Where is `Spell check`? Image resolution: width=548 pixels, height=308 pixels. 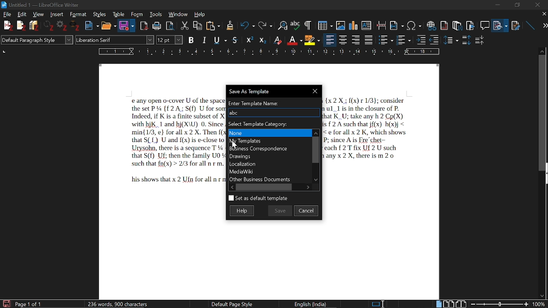 Spell check is located at coordinates (295, 24).